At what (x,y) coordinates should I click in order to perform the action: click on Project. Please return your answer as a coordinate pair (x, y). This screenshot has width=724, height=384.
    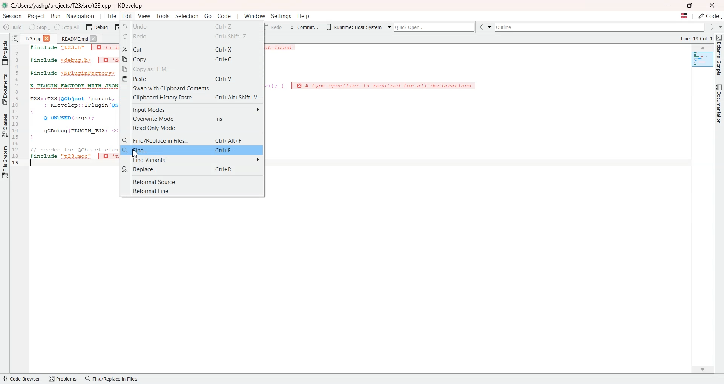
    Looking at the image, I should click on (37, 16).